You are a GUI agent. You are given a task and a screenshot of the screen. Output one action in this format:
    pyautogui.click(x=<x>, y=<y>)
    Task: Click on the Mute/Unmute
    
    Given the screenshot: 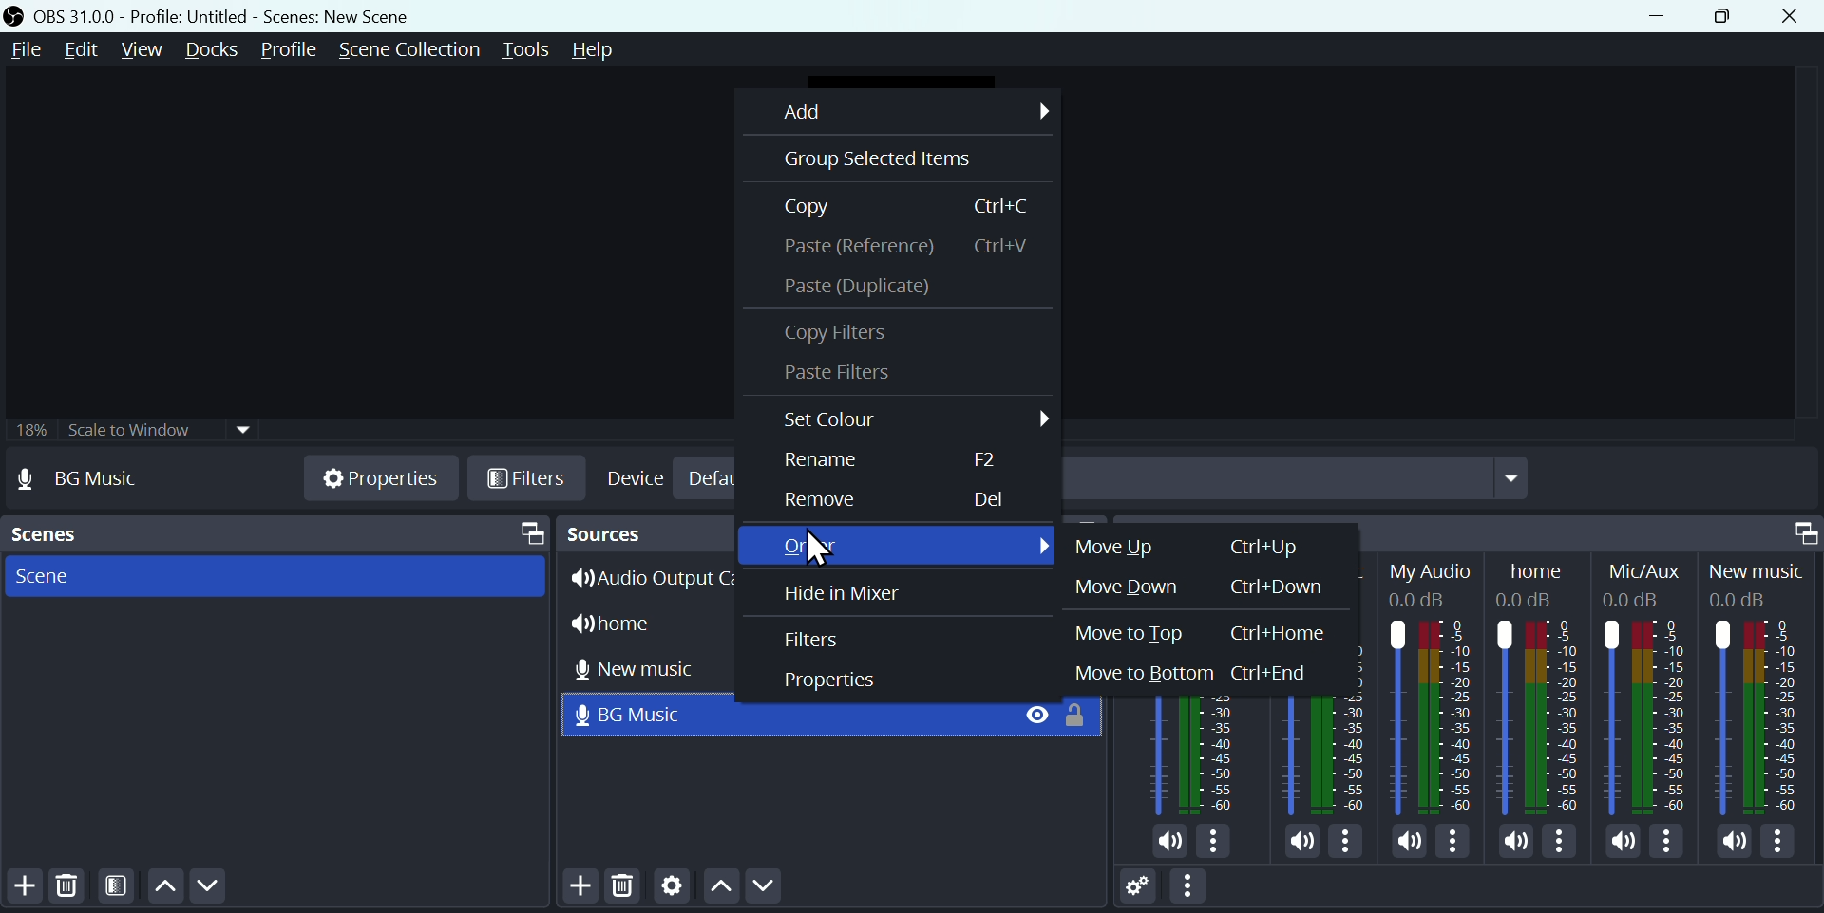 What is the action you would take?
    pyautogui.click(x=1509, y=841)
    